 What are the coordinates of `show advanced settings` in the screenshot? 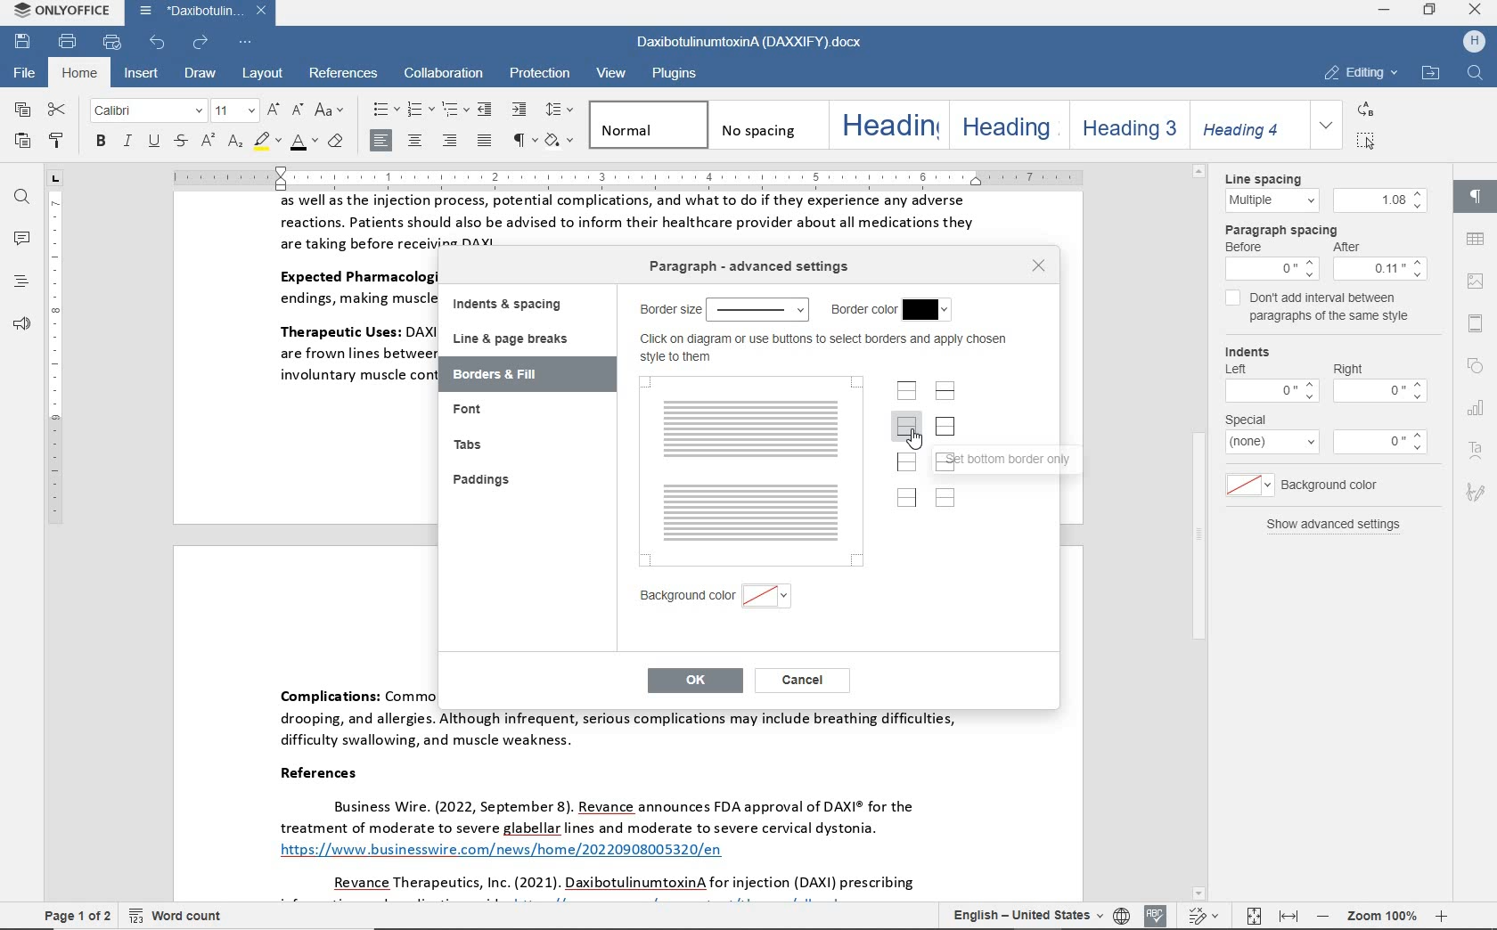 It's located at (1326, 525).